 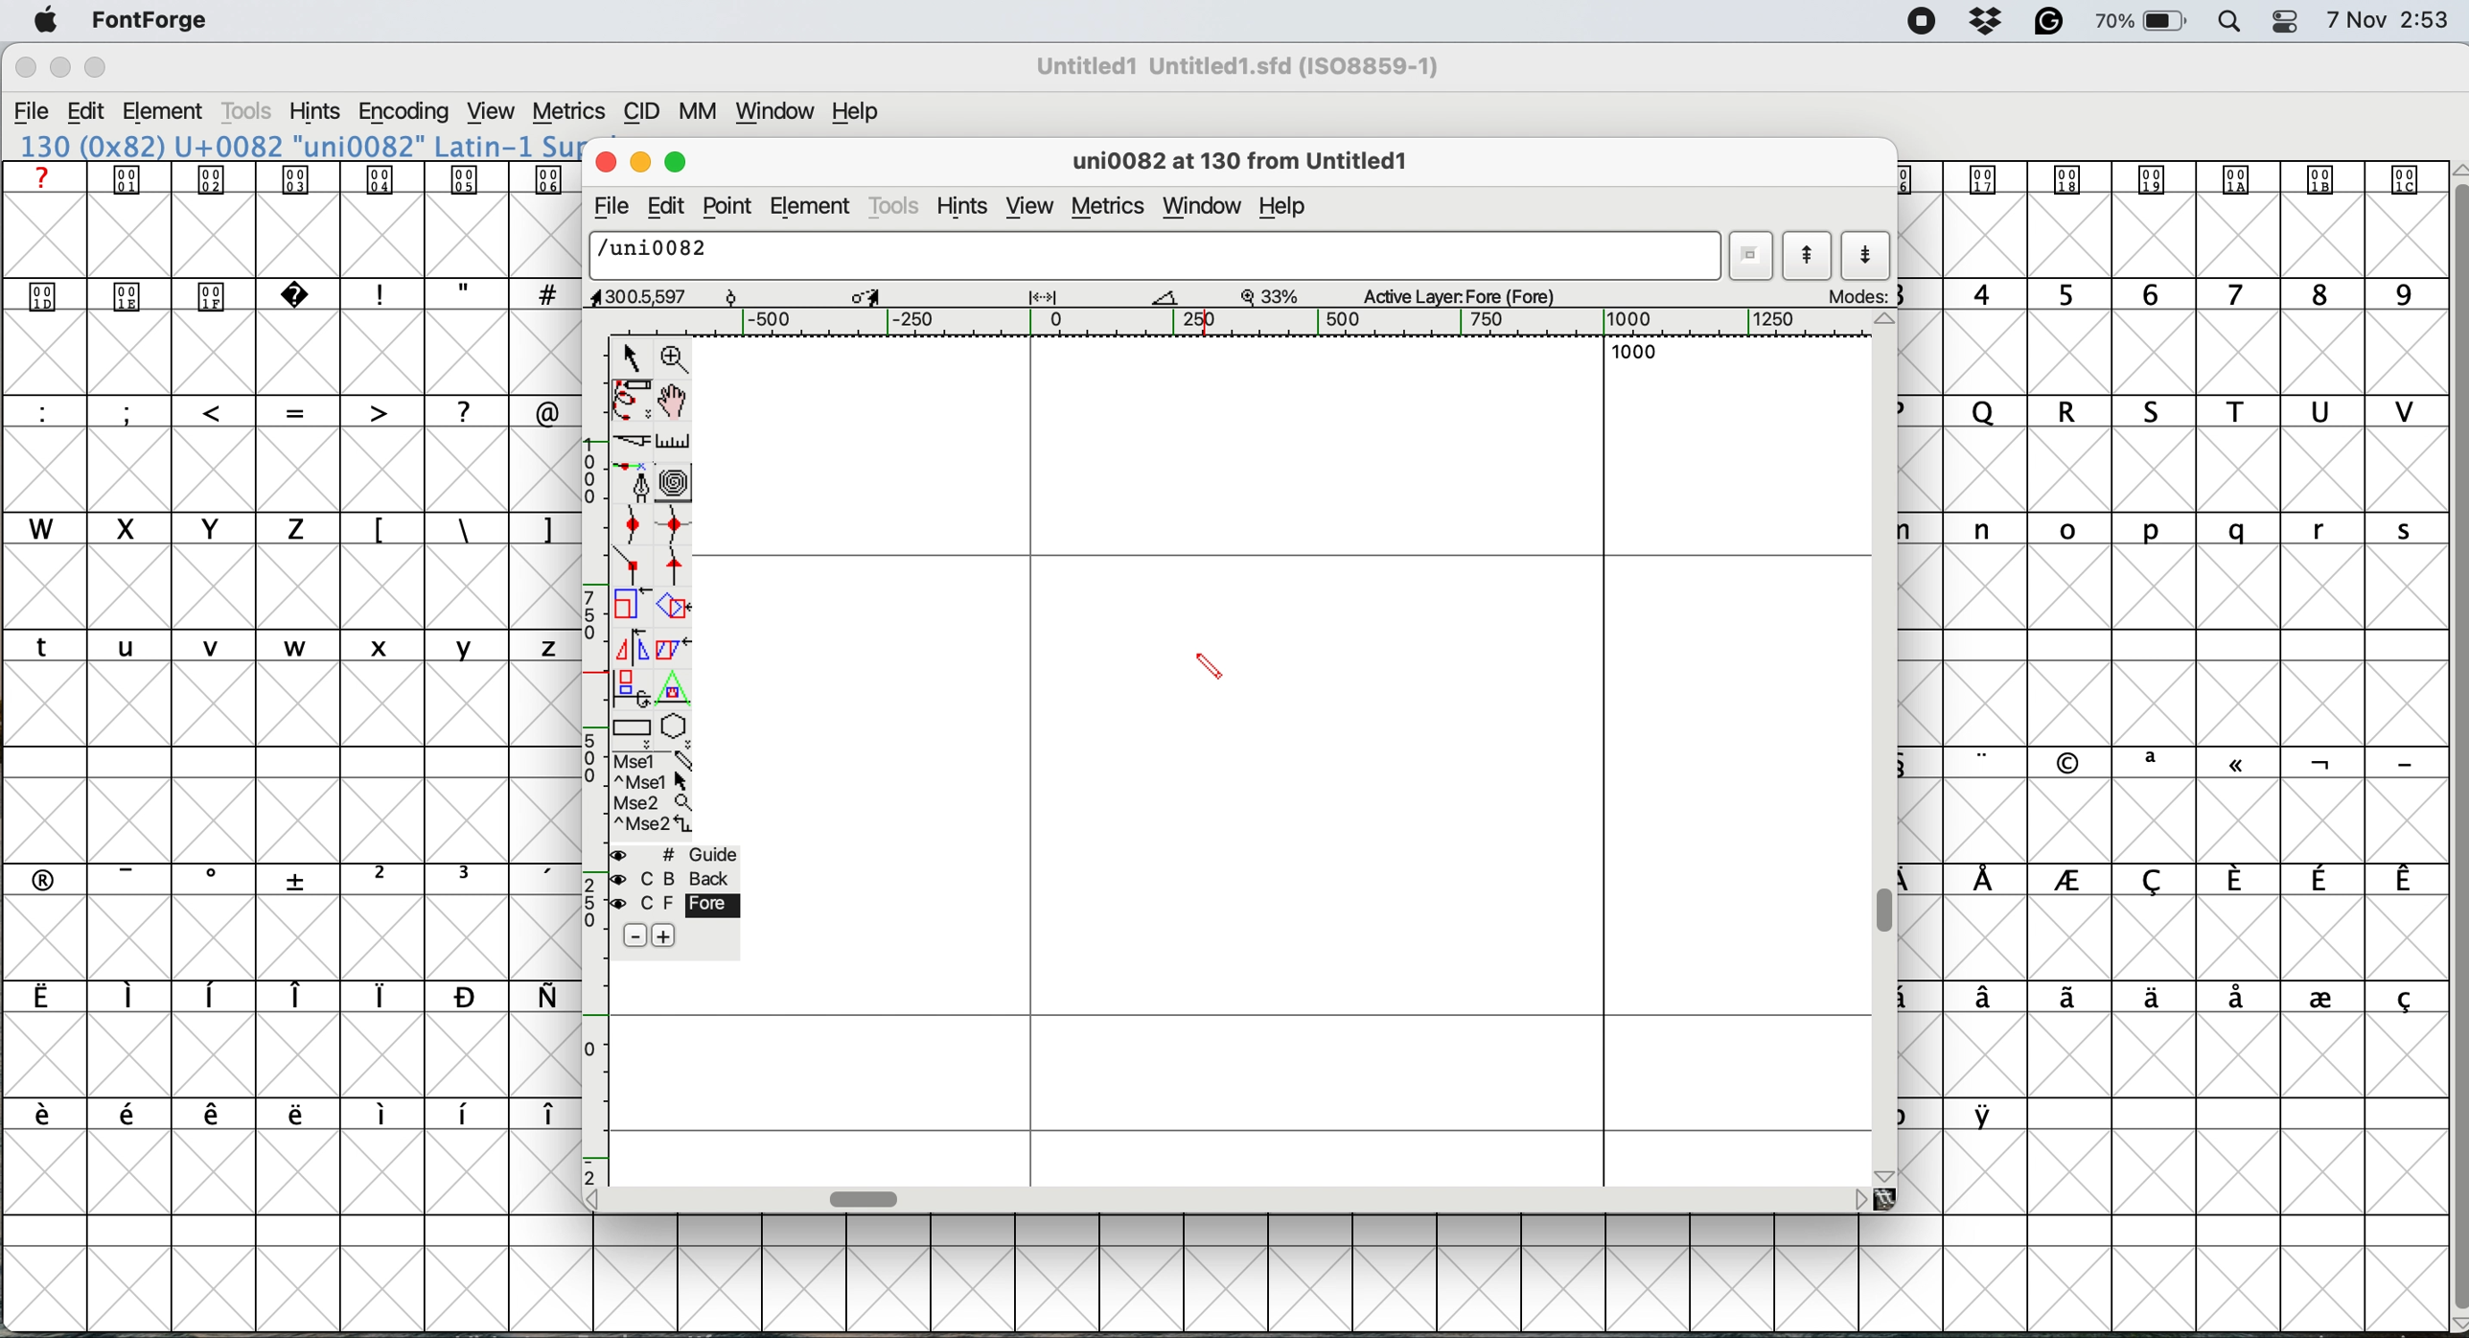 What do you see at coordinates (664, 934) in the screenshot?
I see `add` at bounding box center [664, 934].